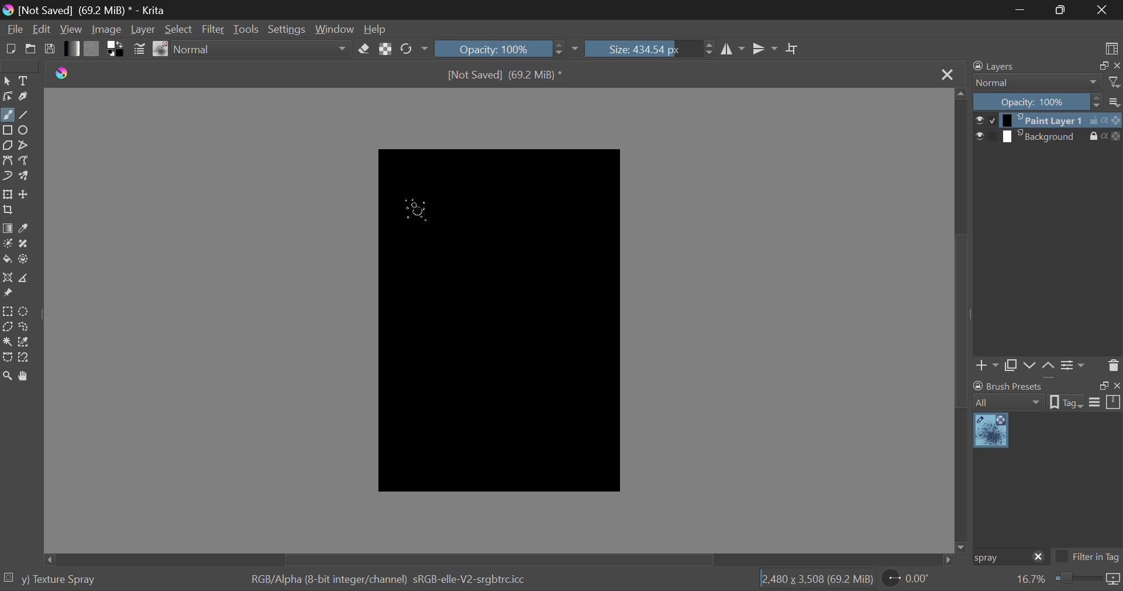 This screenshot has width=1123, height=591. I want to click on Layer, so click(144, 29).